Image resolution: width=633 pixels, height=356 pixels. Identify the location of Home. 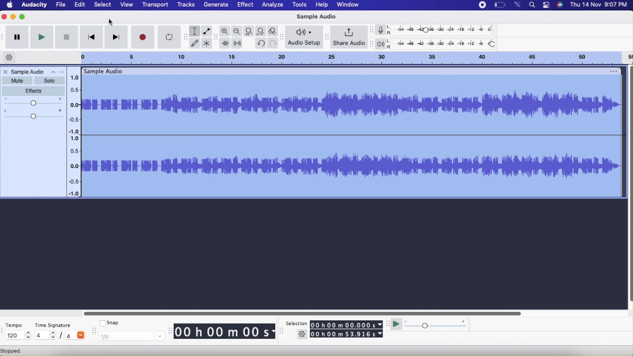
(10, 5).